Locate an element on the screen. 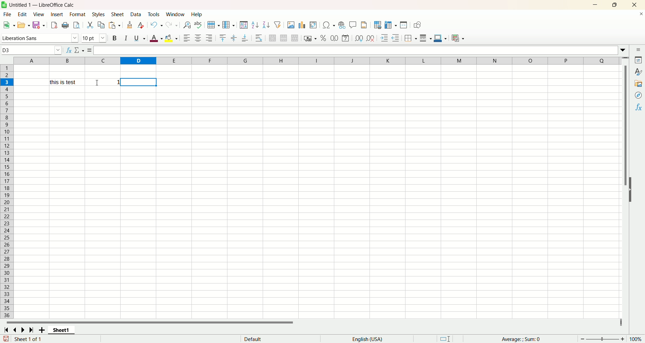 Image resolution: width=645 pixels, height=343 pixels. formual input is located at coordinates (118, 50).